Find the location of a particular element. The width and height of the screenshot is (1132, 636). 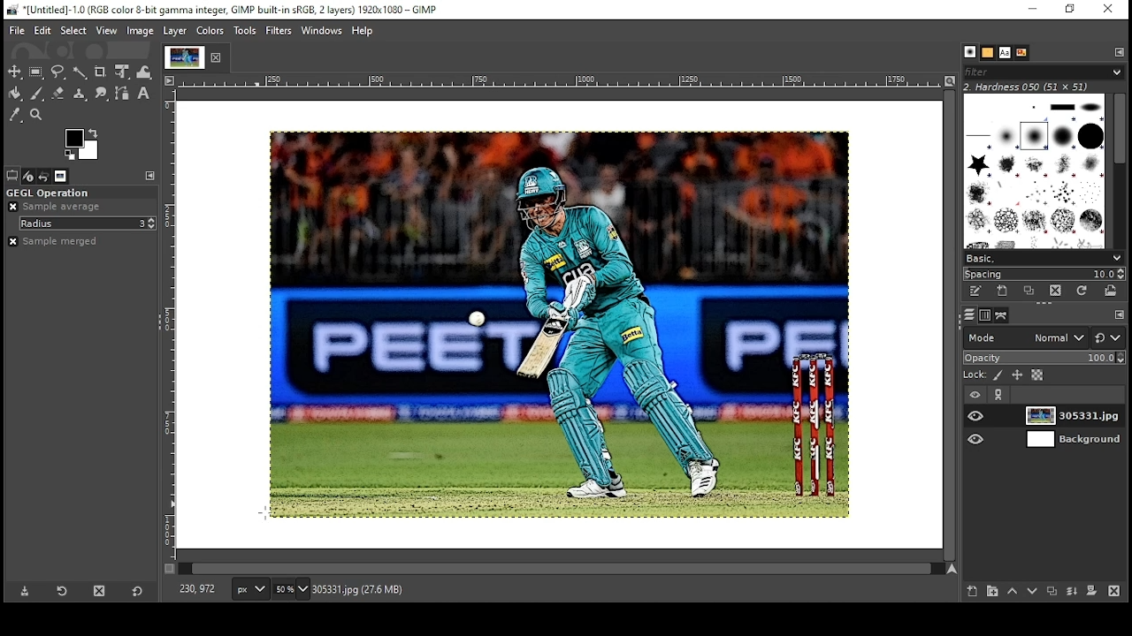

scroll bar is located at coordinates (1118, 171).